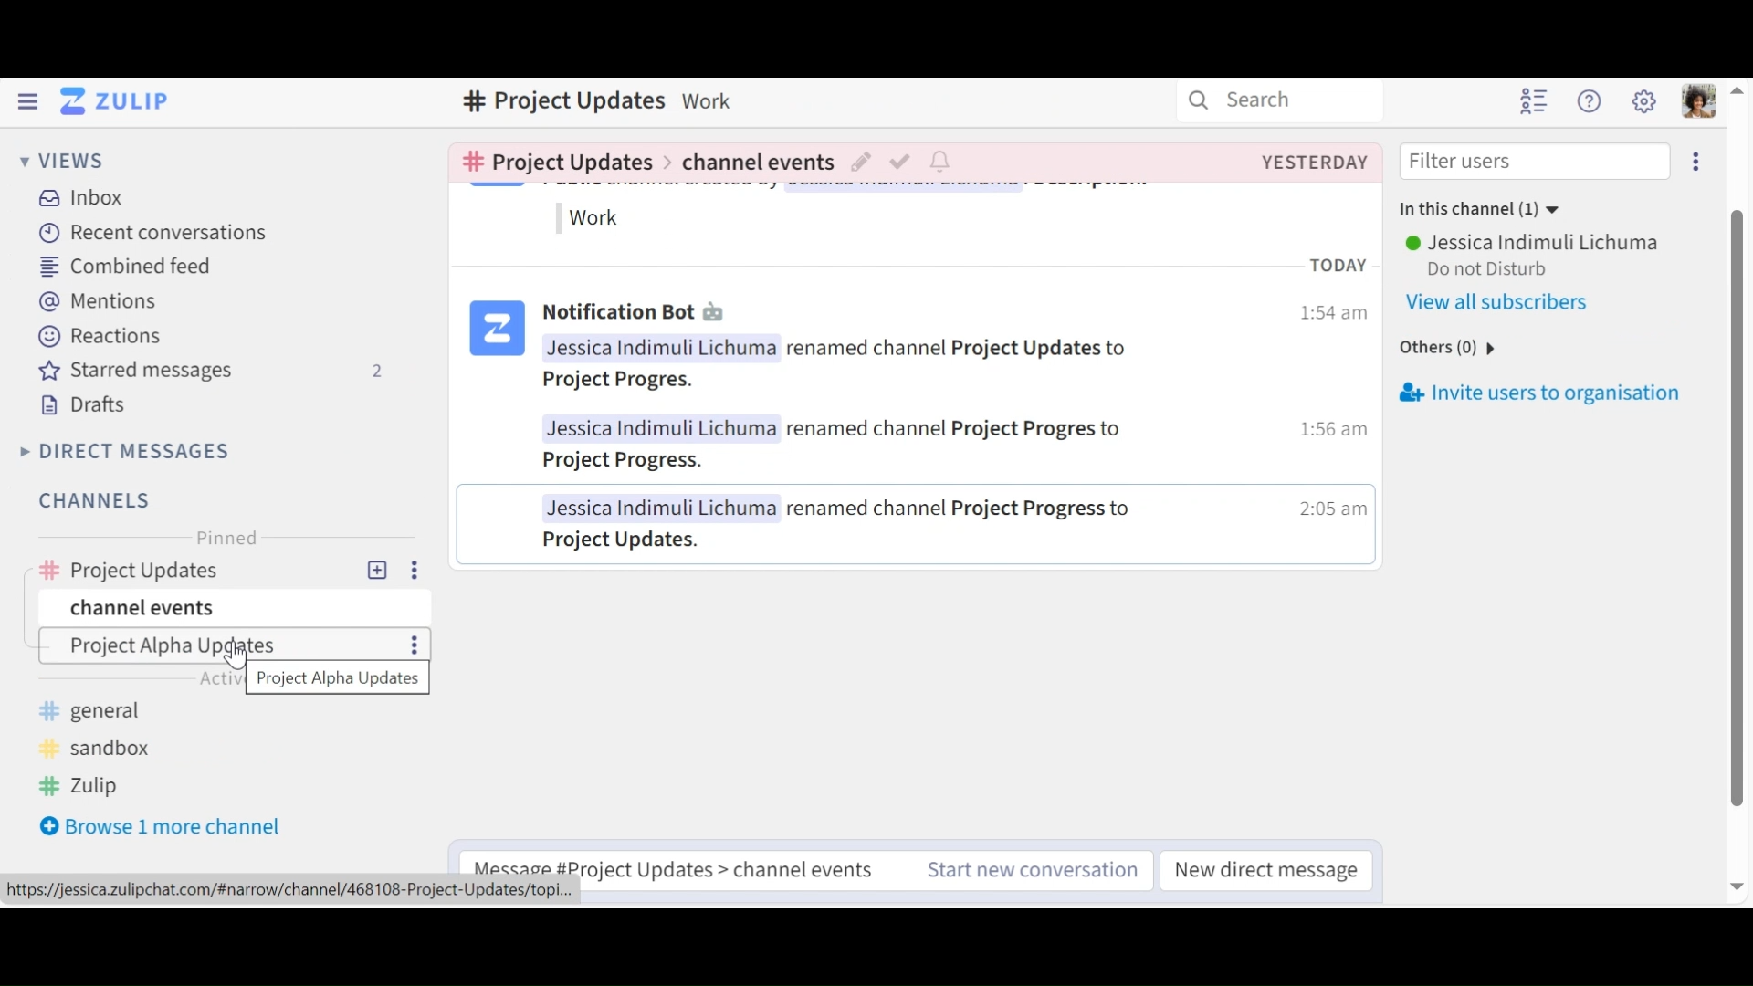 The image size is (1753, 986). What do you see at coordinates (863, 164) in the screenshot?
I see `Edit topic` at bounding box center [863, 164].